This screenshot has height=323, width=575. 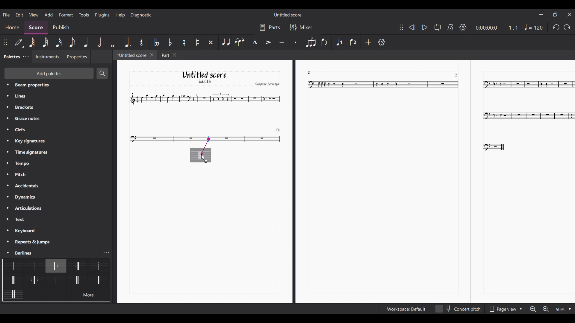 What do you see at coordinates (497, 28) in the screenshot?
I see `Current score duration and ratio` at bounding box center [497, 28].